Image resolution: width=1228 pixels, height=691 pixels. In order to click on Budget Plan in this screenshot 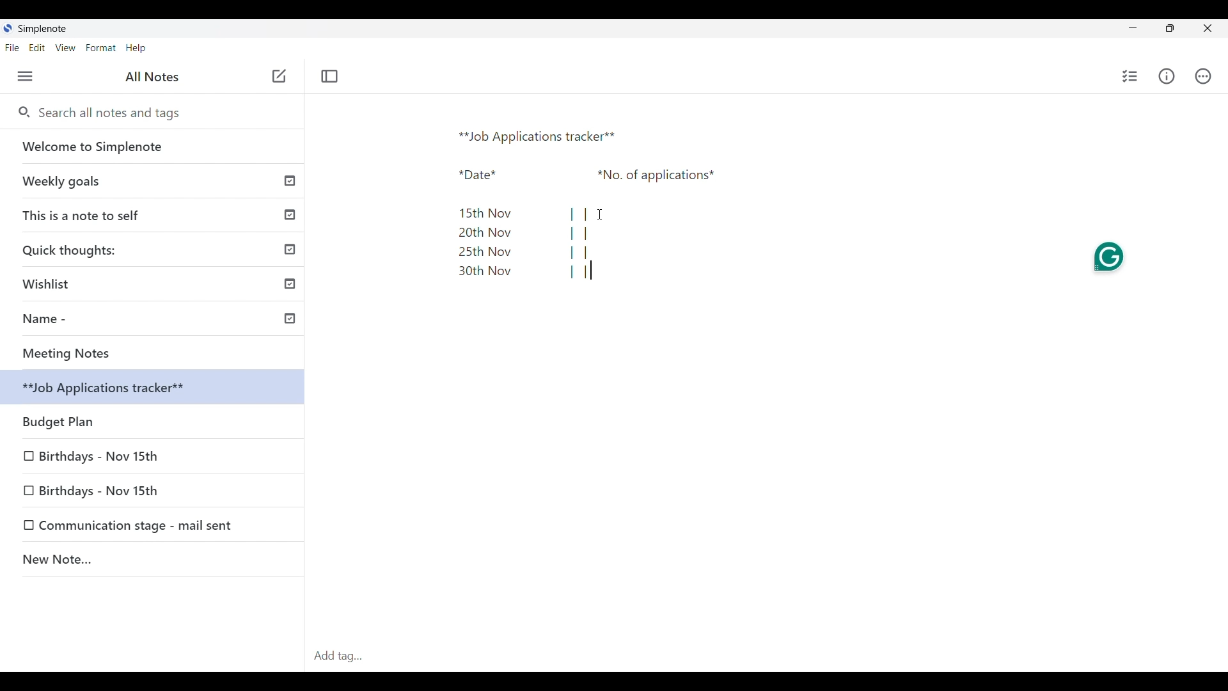, I will do `click(155, 389)`.